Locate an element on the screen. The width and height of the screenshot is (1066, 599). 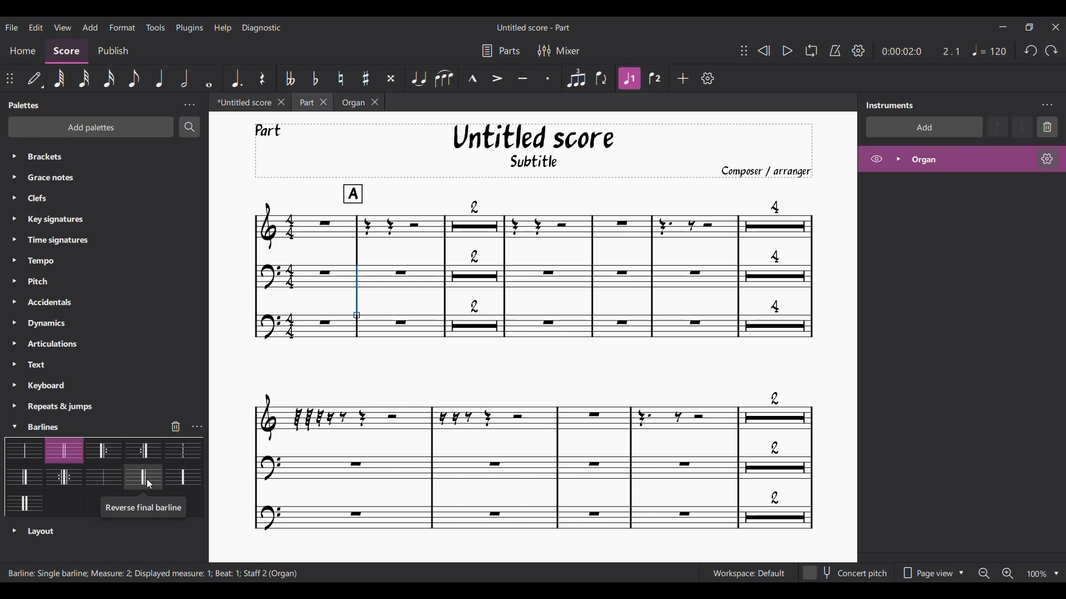
Slur is located at coordinates (445, 78).